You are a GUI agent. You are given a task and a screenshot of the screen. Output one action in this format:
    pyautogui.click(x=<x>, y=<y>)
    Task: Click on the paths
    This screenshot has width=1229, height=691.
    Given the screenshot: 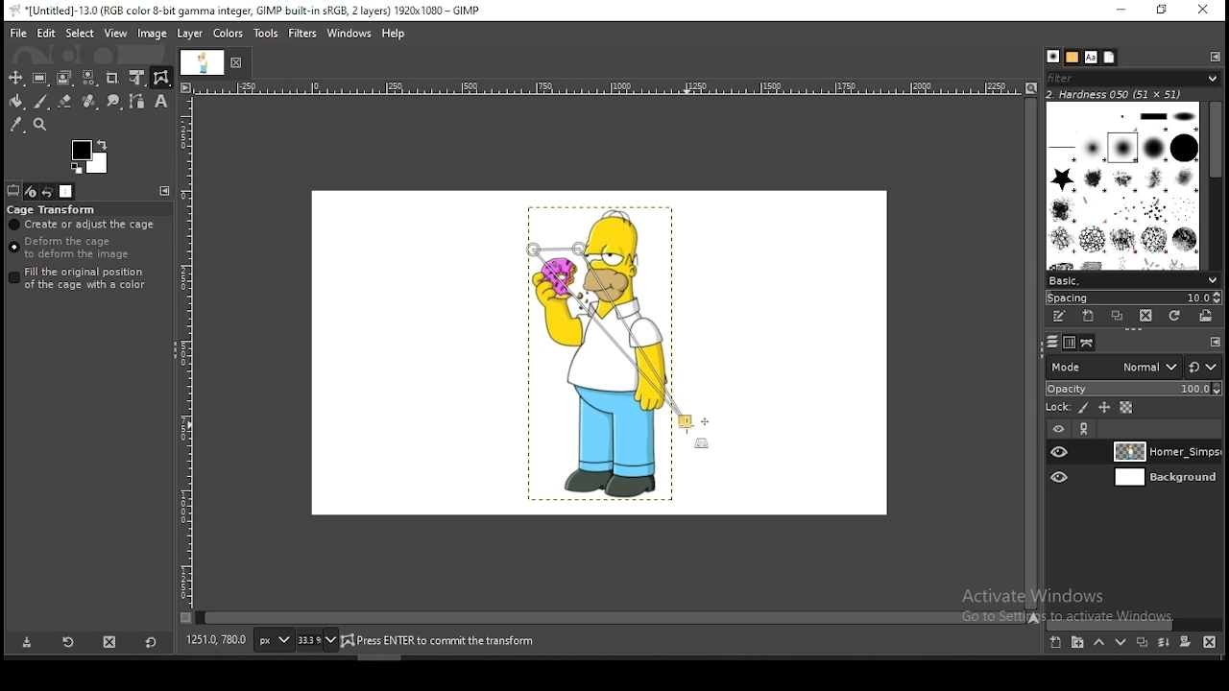 What is the action you would take?
    pyautogui.click(x=1085, y=343)
    